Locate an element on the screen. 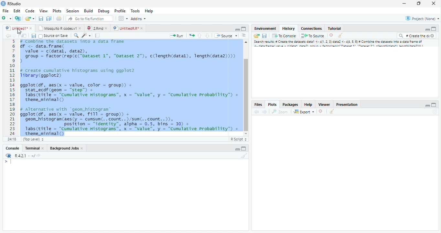  New file is located at coordinates (6, 18).